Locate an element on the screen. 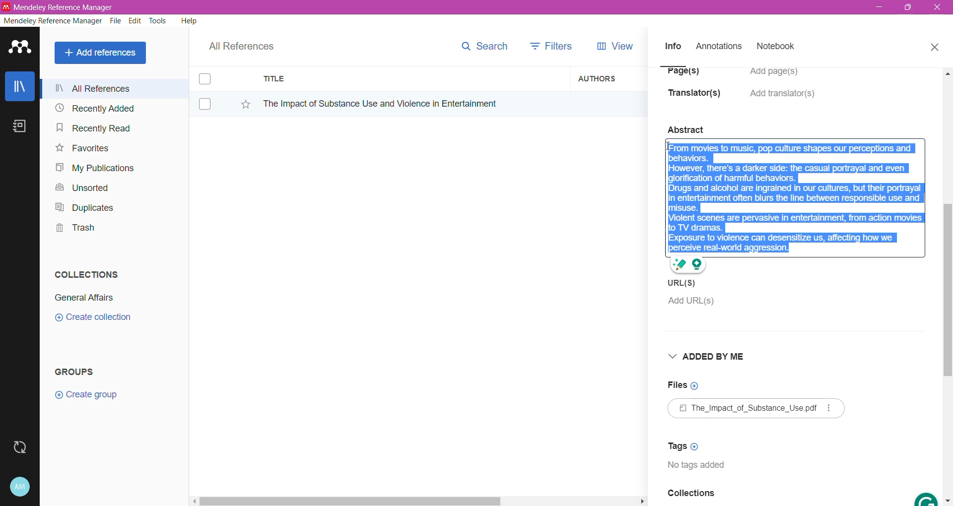  Library is located at coordinates (20, 87).